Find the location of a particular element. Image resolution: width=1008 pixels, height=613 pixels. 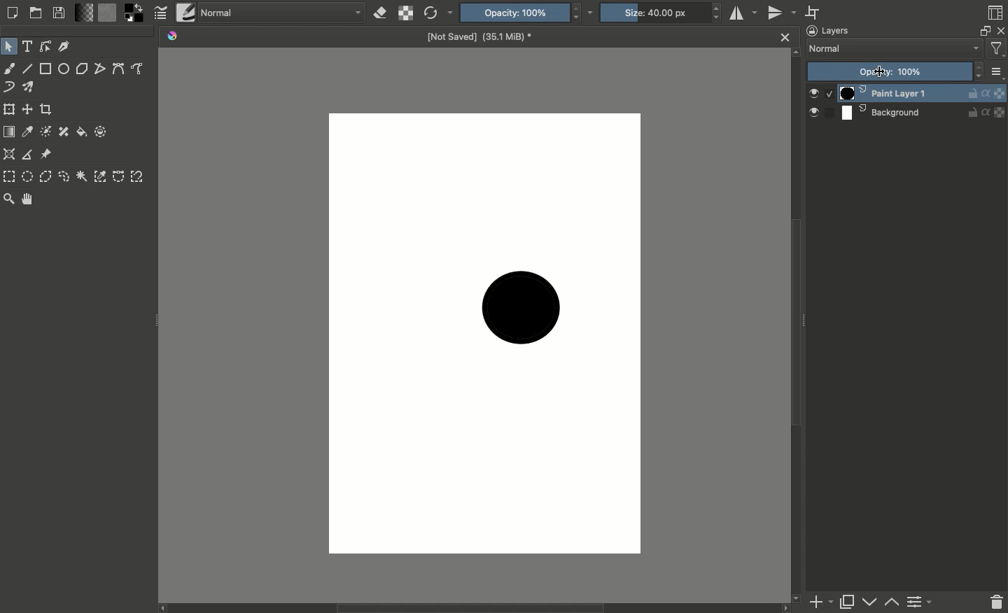

layer is located at coordinates (1000, 93).